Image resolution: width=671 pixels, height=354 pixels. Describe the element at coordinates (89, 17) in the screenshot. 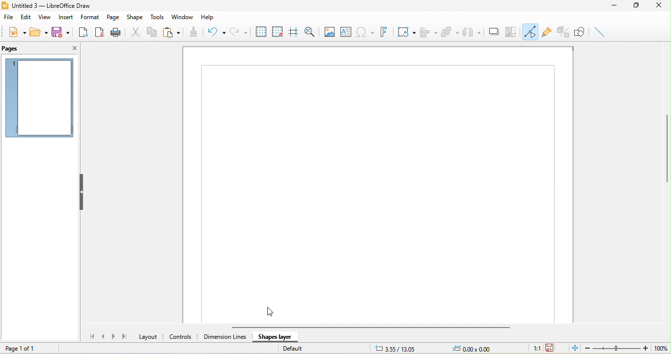

I see `format` at that location.